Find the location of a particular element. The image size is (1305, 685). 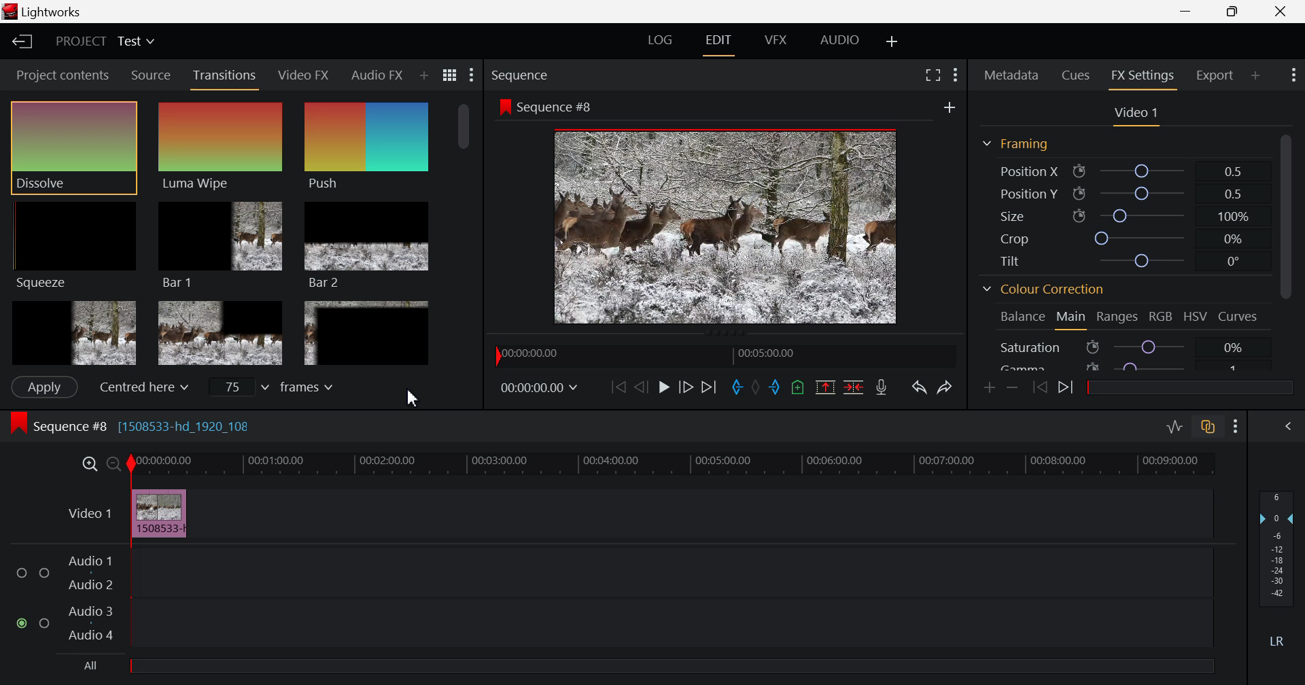

Scroll Bar is located at coordinates (462, 239).